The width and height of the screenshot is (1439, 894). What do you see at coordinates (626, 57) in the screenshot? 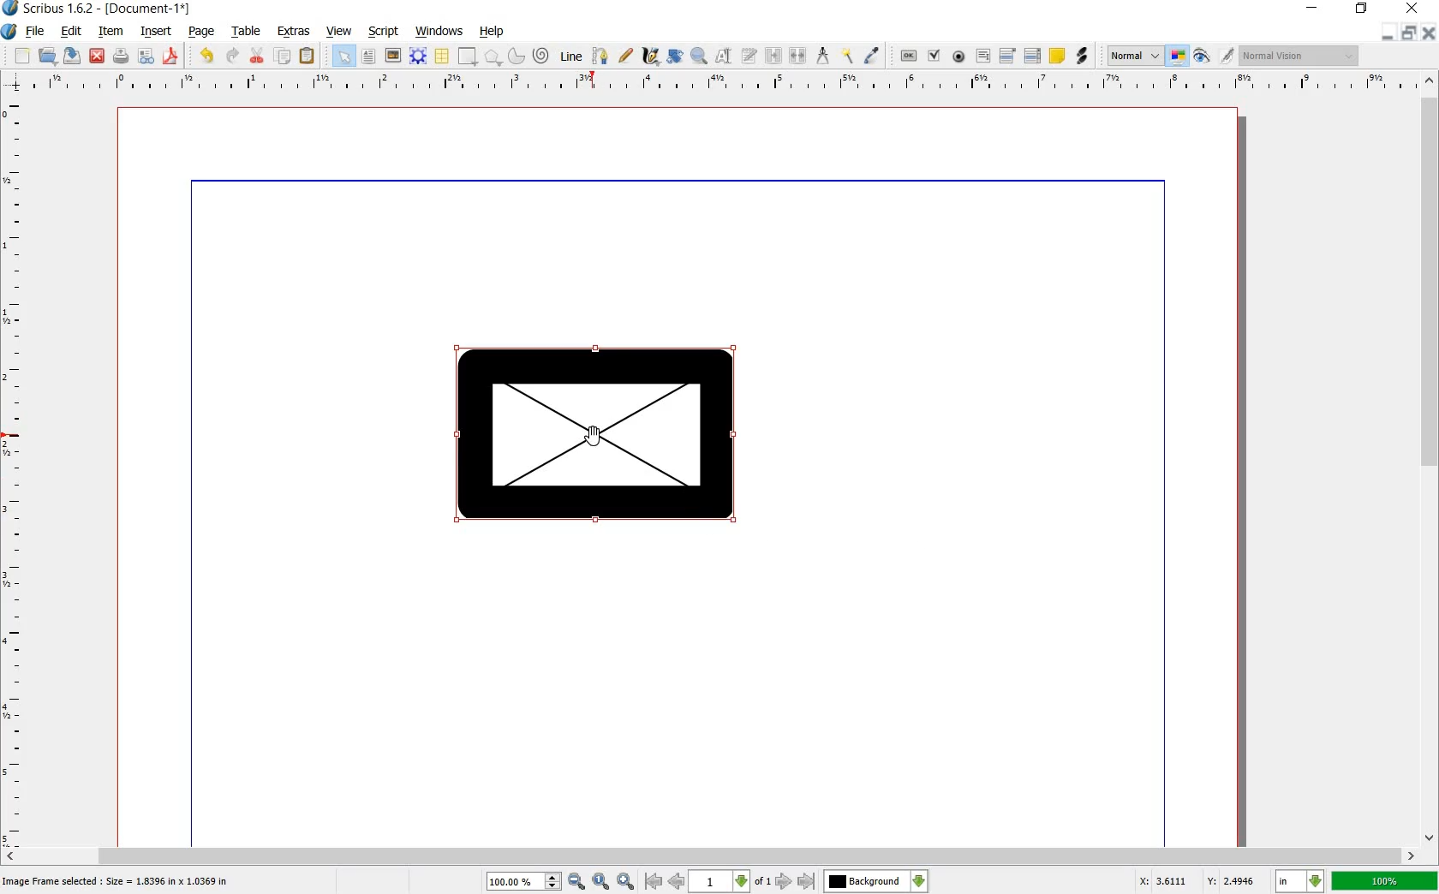
I see `freehand line` at bounding box center [626, 57].